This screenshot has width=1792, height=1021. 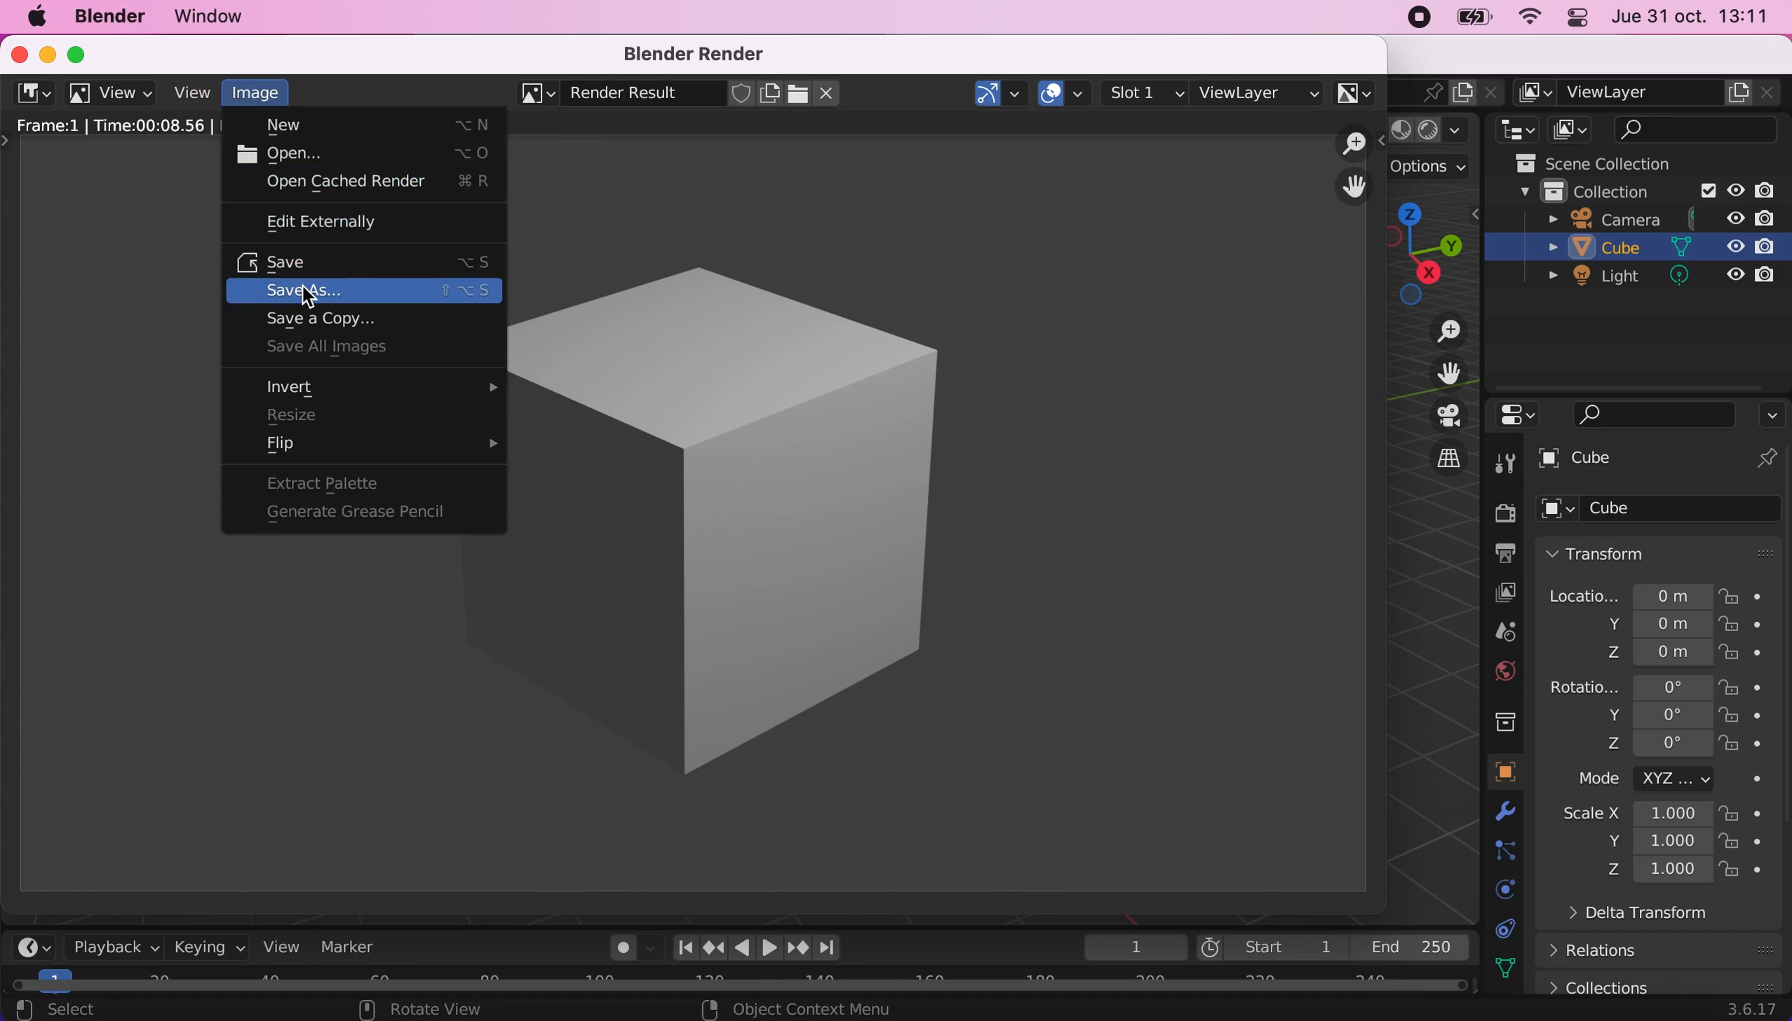 What do you see at coordinates (1772, 414) in the screenshot?
I see `options` at bounding box center [1772, 414].